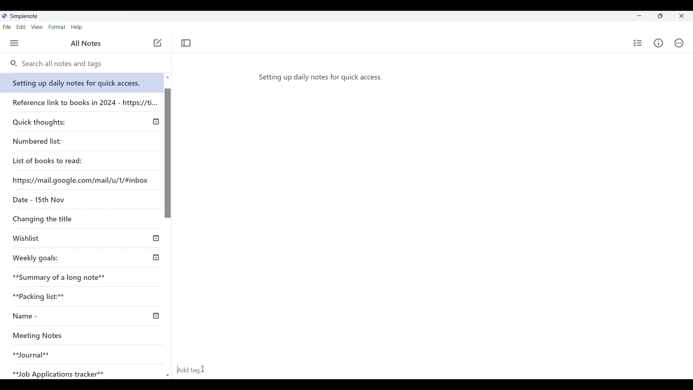  I want to click on List of books, so click(48, 160).